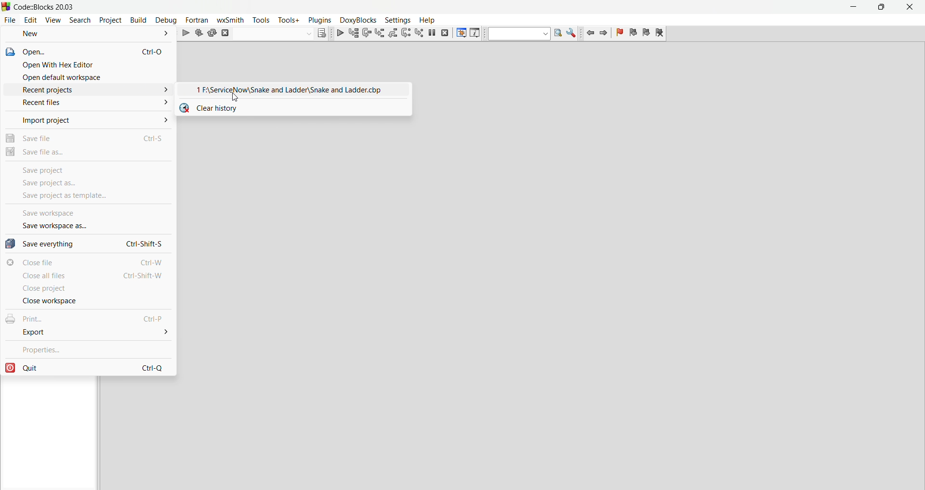  Describe the element at coordinates (396, 19) in the screenshot. I see `settings` at that location.